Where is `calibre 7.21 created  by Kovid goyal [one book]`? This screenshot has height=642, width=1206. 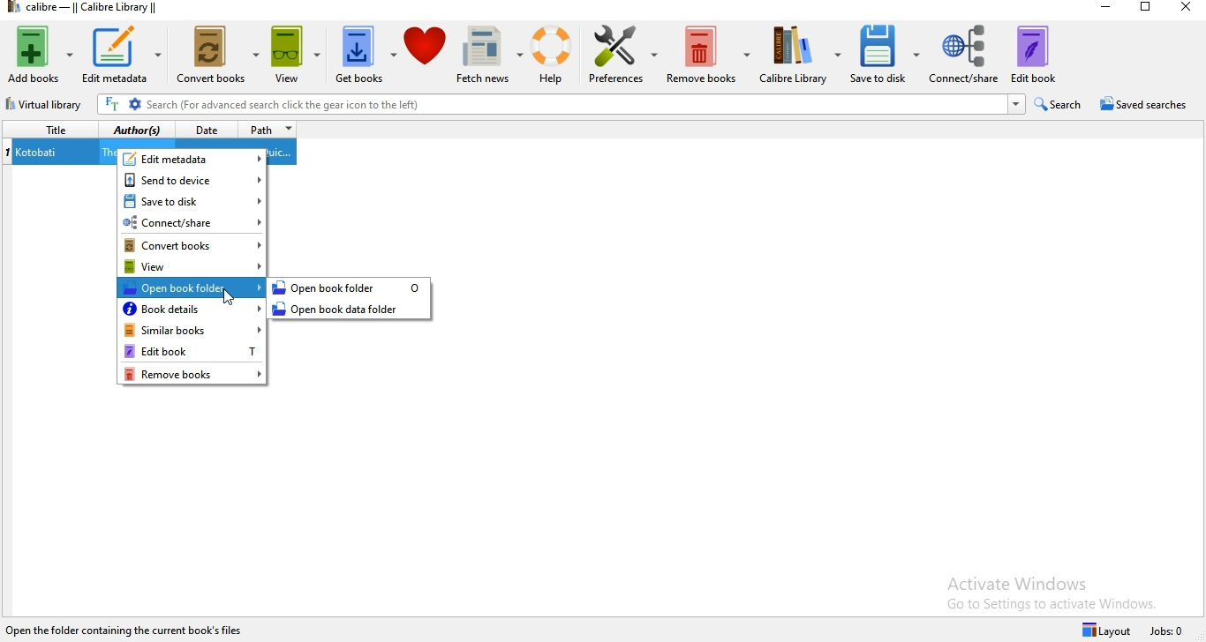 calibre 7.21 created  by Kovid goyal [one book] is located at coordinates (128, 628).